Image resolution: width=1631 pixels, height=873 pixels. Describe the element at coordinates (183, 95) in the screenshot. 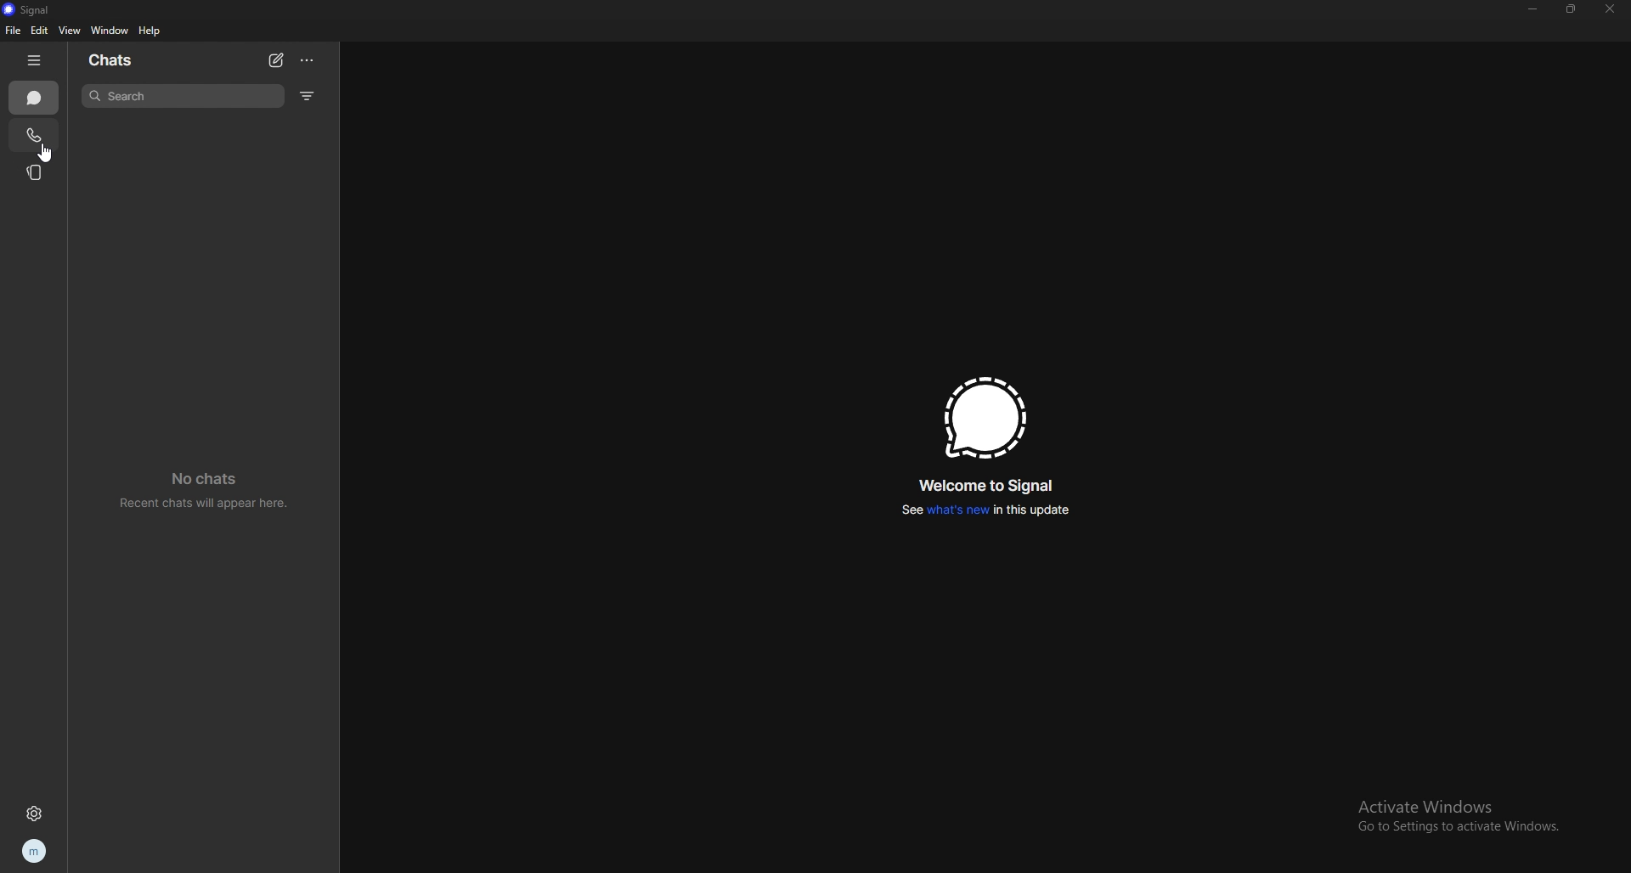

I see `search` at that location.